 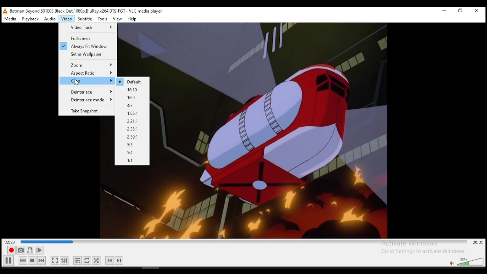 What do you see at coordinates (40, 250) in the screenshot?
I see `frame by frame` at bounding box center [40, 250].